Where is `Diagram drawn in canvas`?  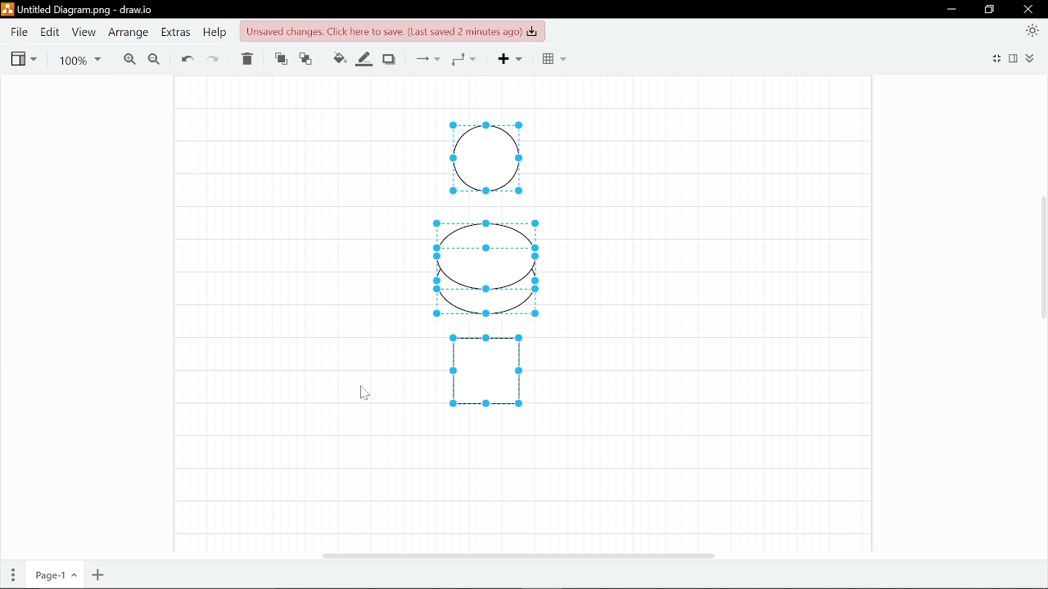
Diagram drawn in canvas is located at coordinates (493, 272).